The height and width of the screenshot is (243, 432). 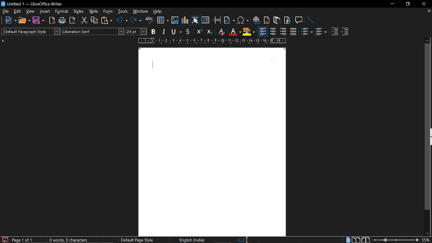 I want to click on page 1 of 1, so click(x=23, y=240).